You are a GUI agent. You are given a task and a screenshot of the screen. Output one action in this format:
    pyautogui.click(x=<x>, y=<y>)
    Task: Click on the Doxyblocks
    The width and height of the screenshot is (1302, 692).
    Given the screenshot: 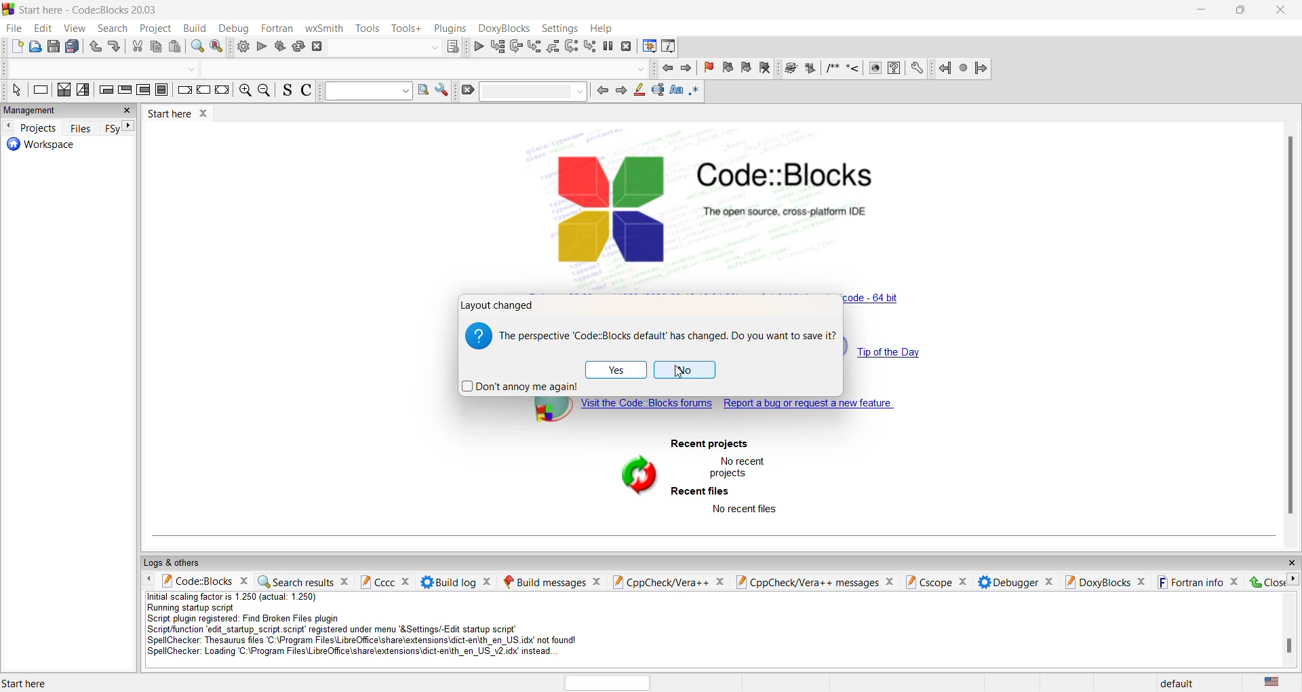 What is the action you would take?
    pyautogui.click(x=503, y=28)
    